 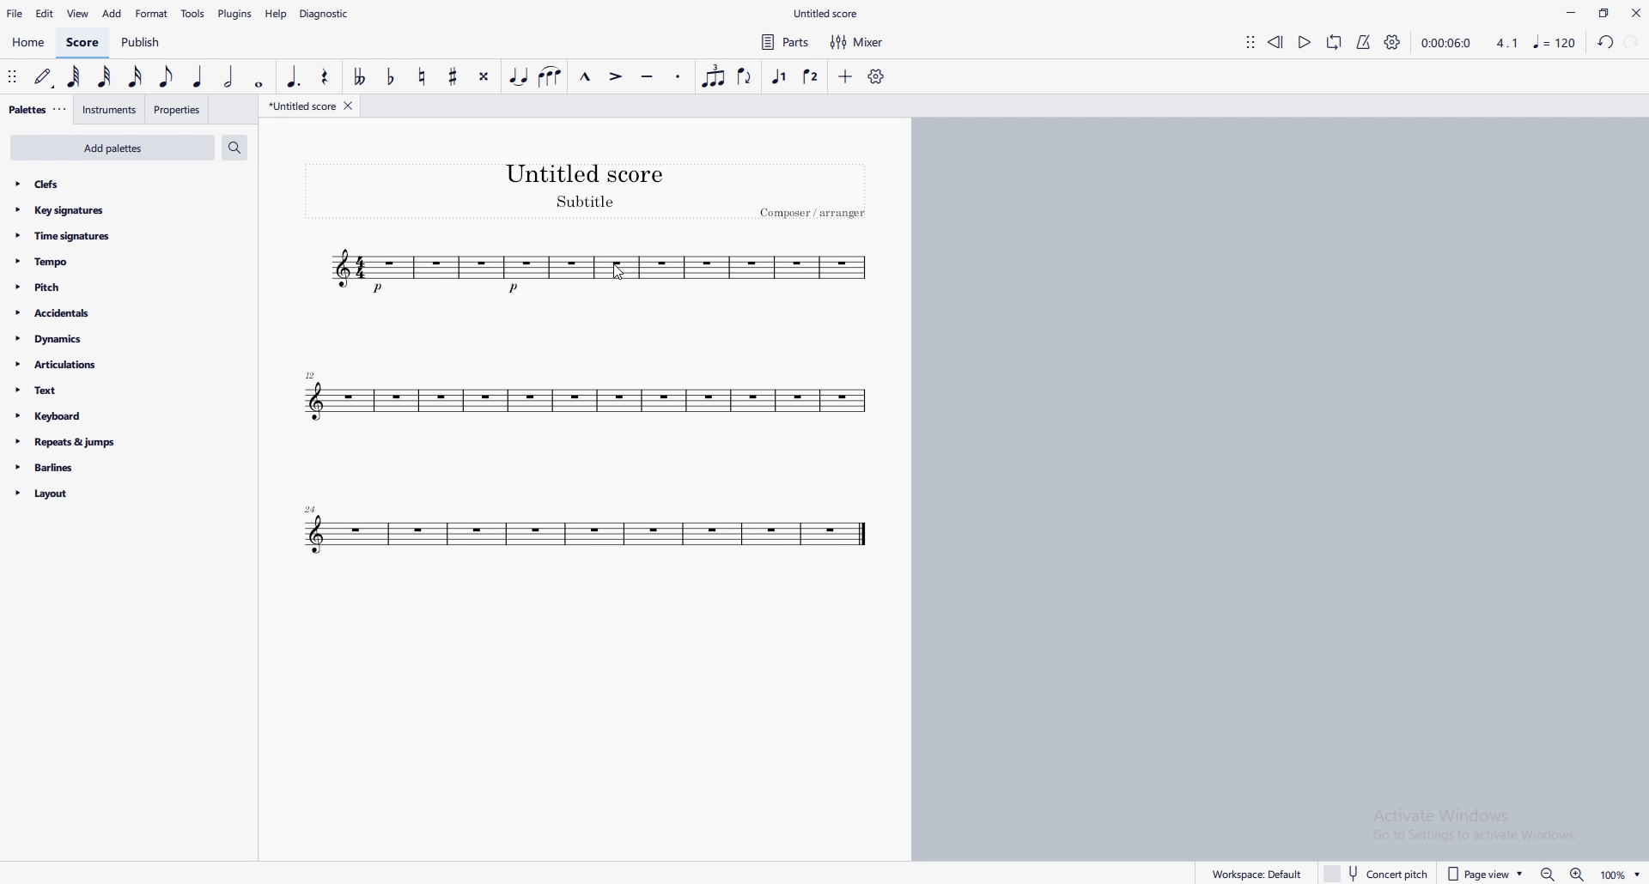 I want to click on accidents, so click(x=110, y=312).